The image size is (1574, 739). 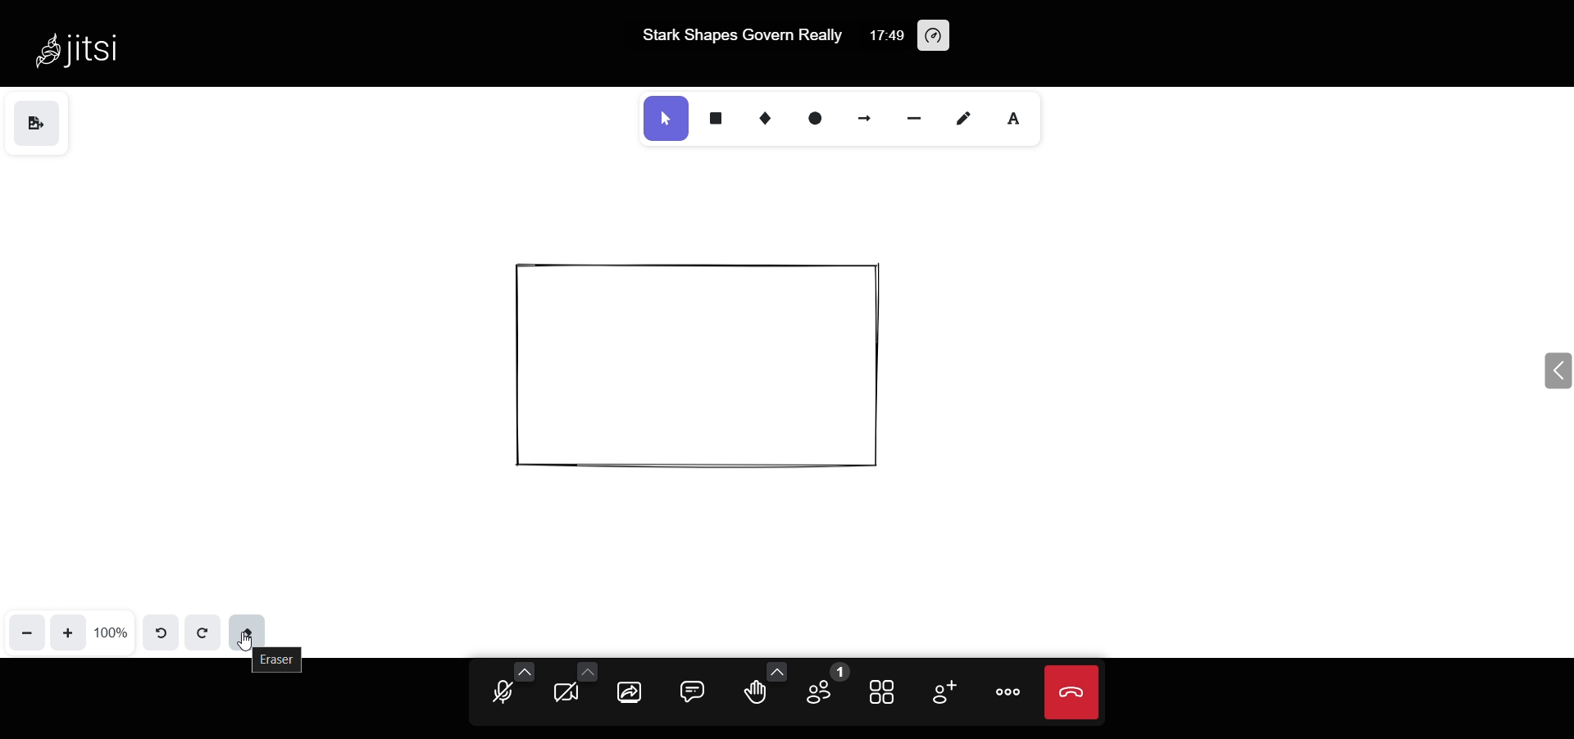 What do you see at coordinates (813, 118) in the screenshot?
I see `ellipse` at bounding box center [813, 118].